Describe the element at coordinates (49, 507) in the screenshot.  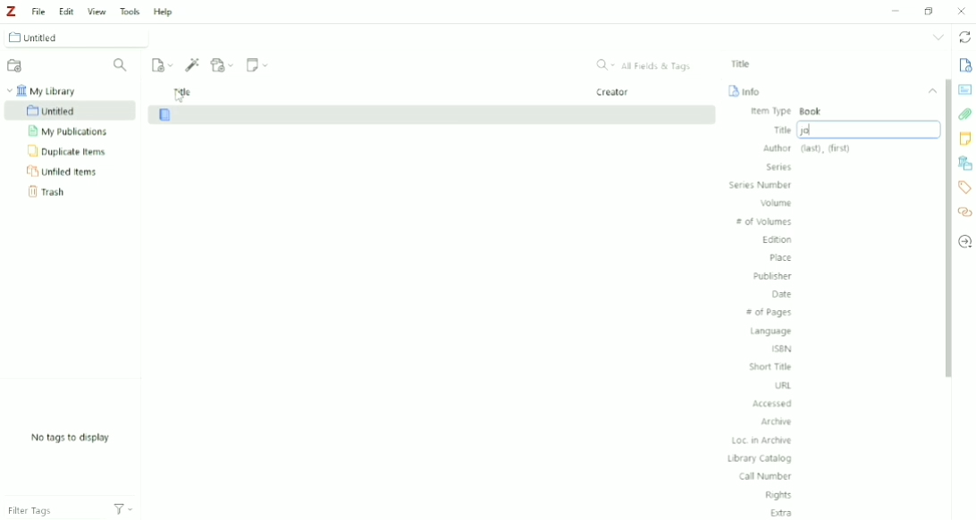
I see `Filter Tags` at that location.